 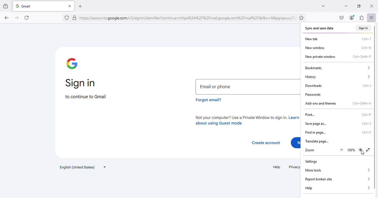 What do you see at coordinates (337, 77) in the screenshot?
I see `history` at bounding box center [337, 77].